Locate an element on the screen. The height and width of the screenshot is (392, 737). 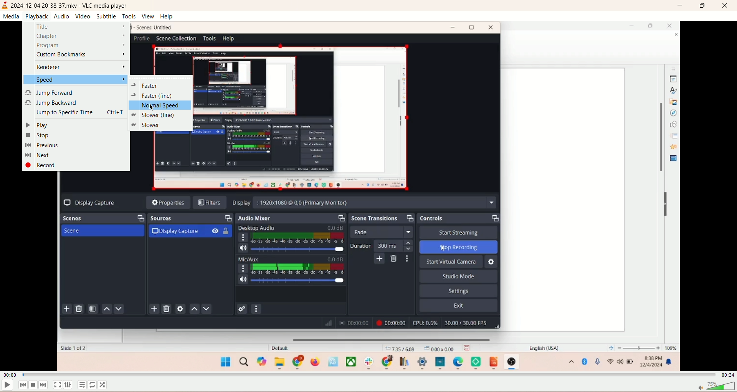
next is located at coordinates (44, 385).